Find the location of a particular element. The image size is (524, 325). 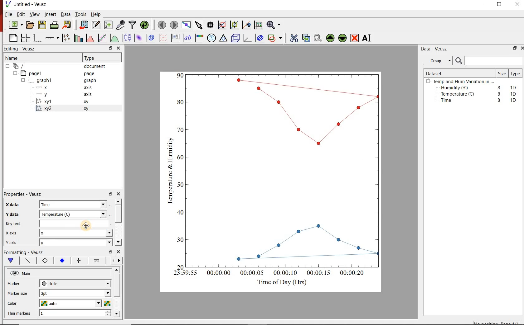

go back is located at coordinates (111, 260).